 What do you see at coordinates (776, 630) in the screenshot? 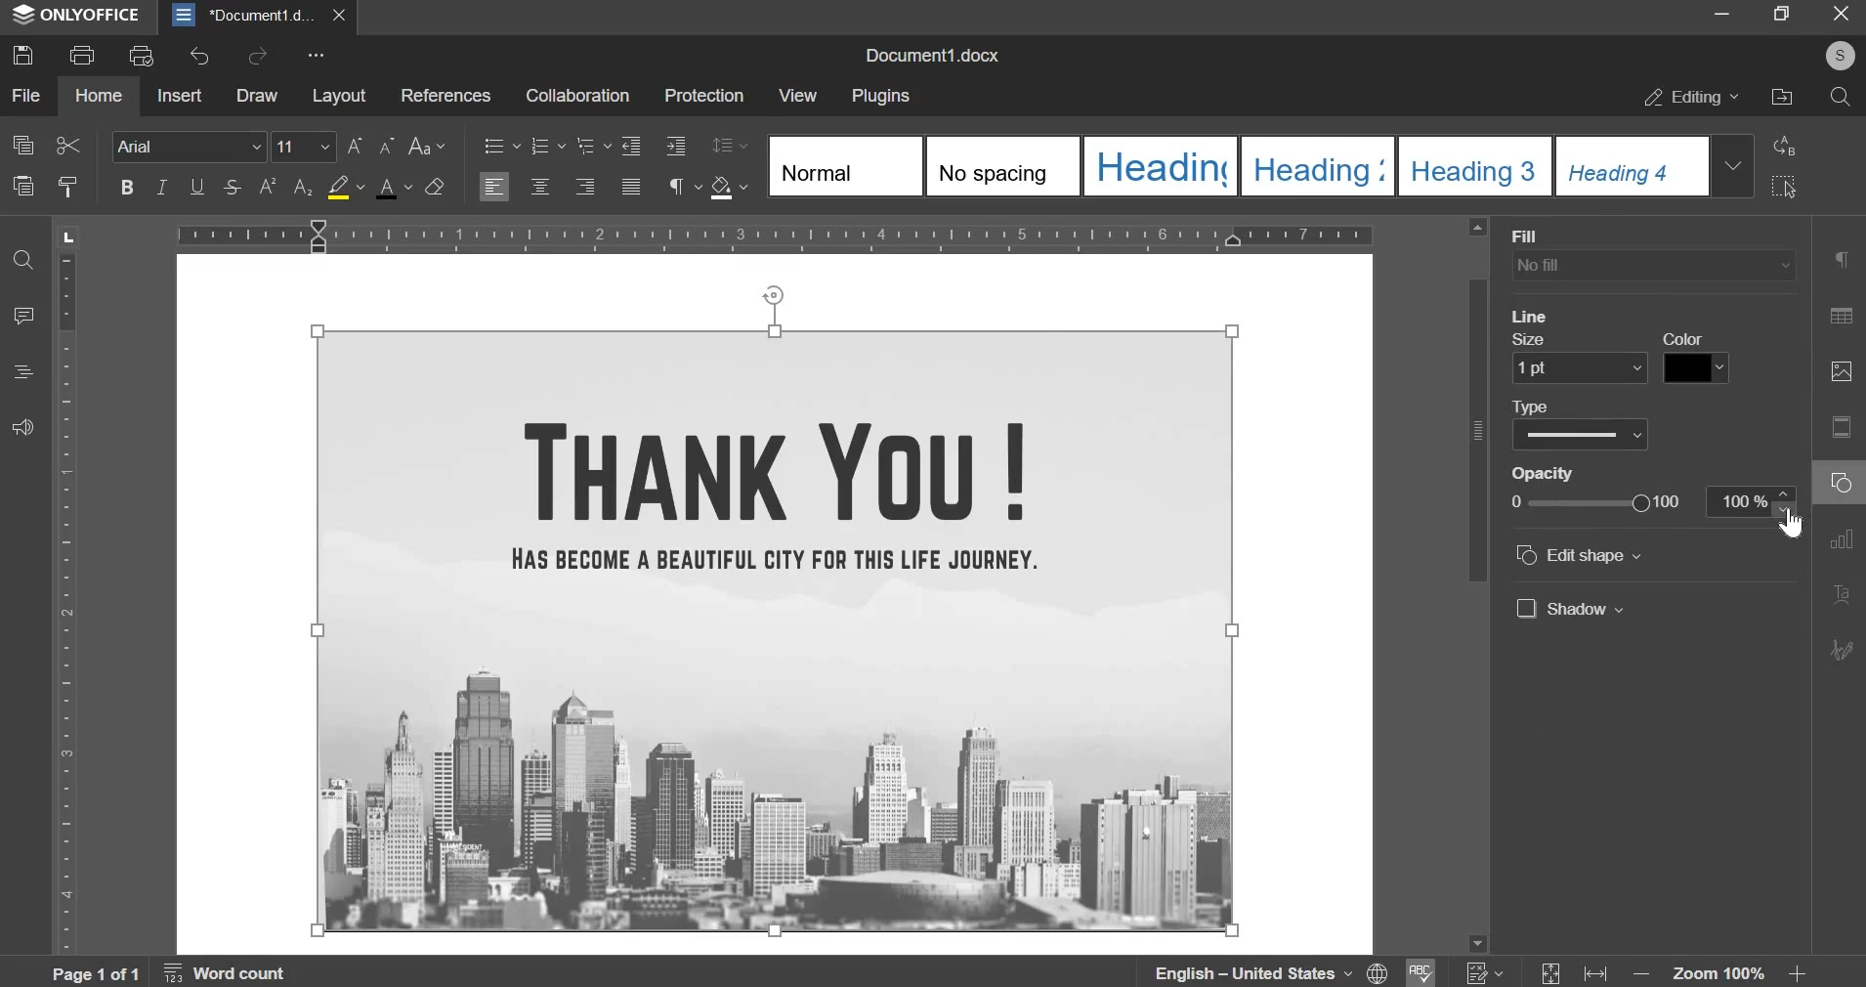
I see `image` at bounding box center [776, 630].